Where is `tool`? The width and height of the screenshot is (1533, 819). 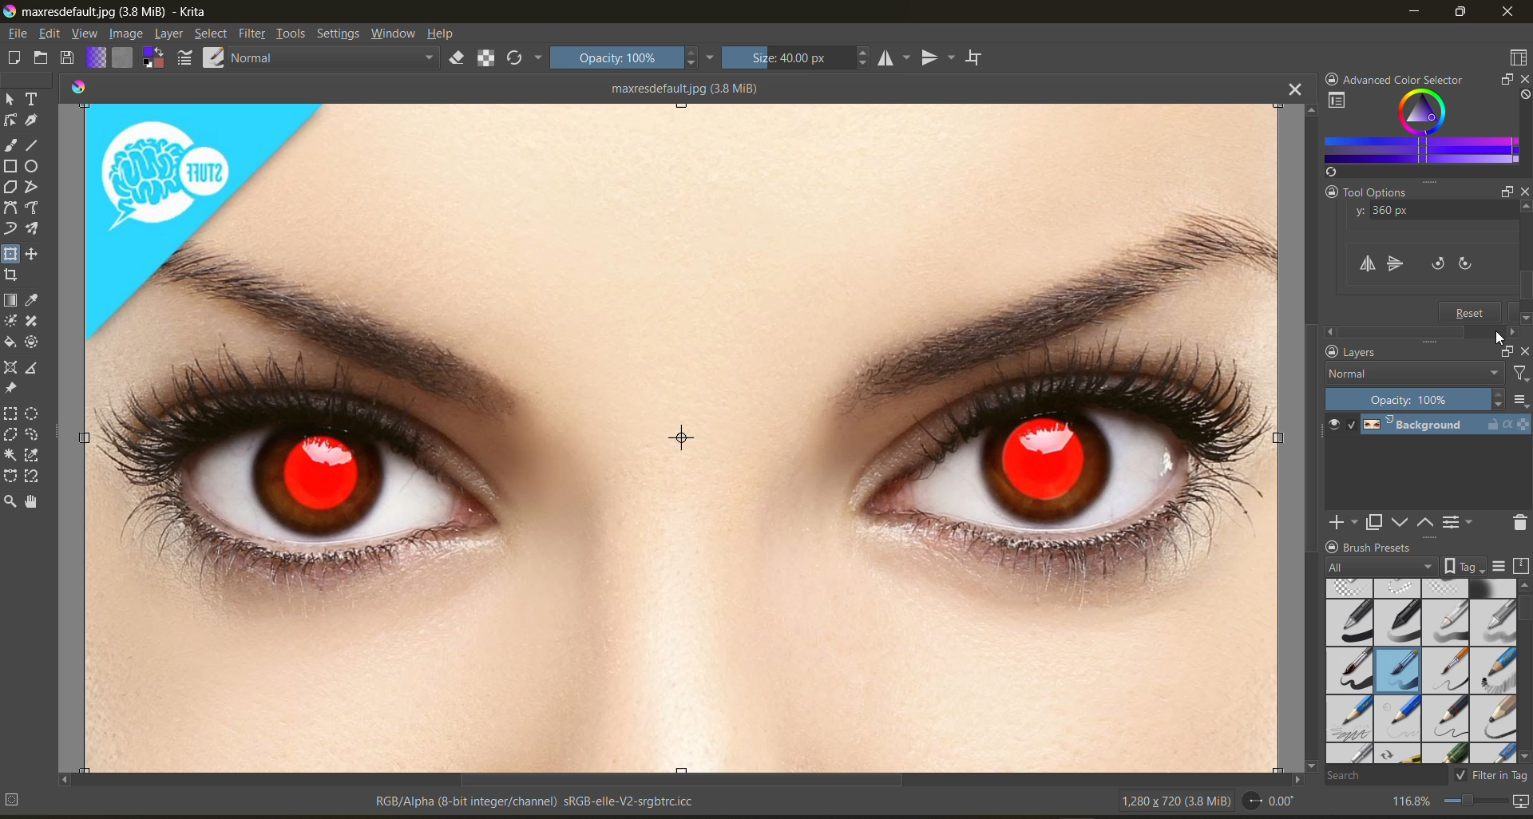 tool is located at coordinates (34, 145).